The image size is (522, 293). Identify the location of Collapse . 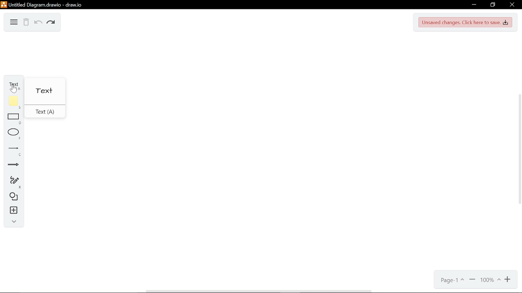
(12, 223).